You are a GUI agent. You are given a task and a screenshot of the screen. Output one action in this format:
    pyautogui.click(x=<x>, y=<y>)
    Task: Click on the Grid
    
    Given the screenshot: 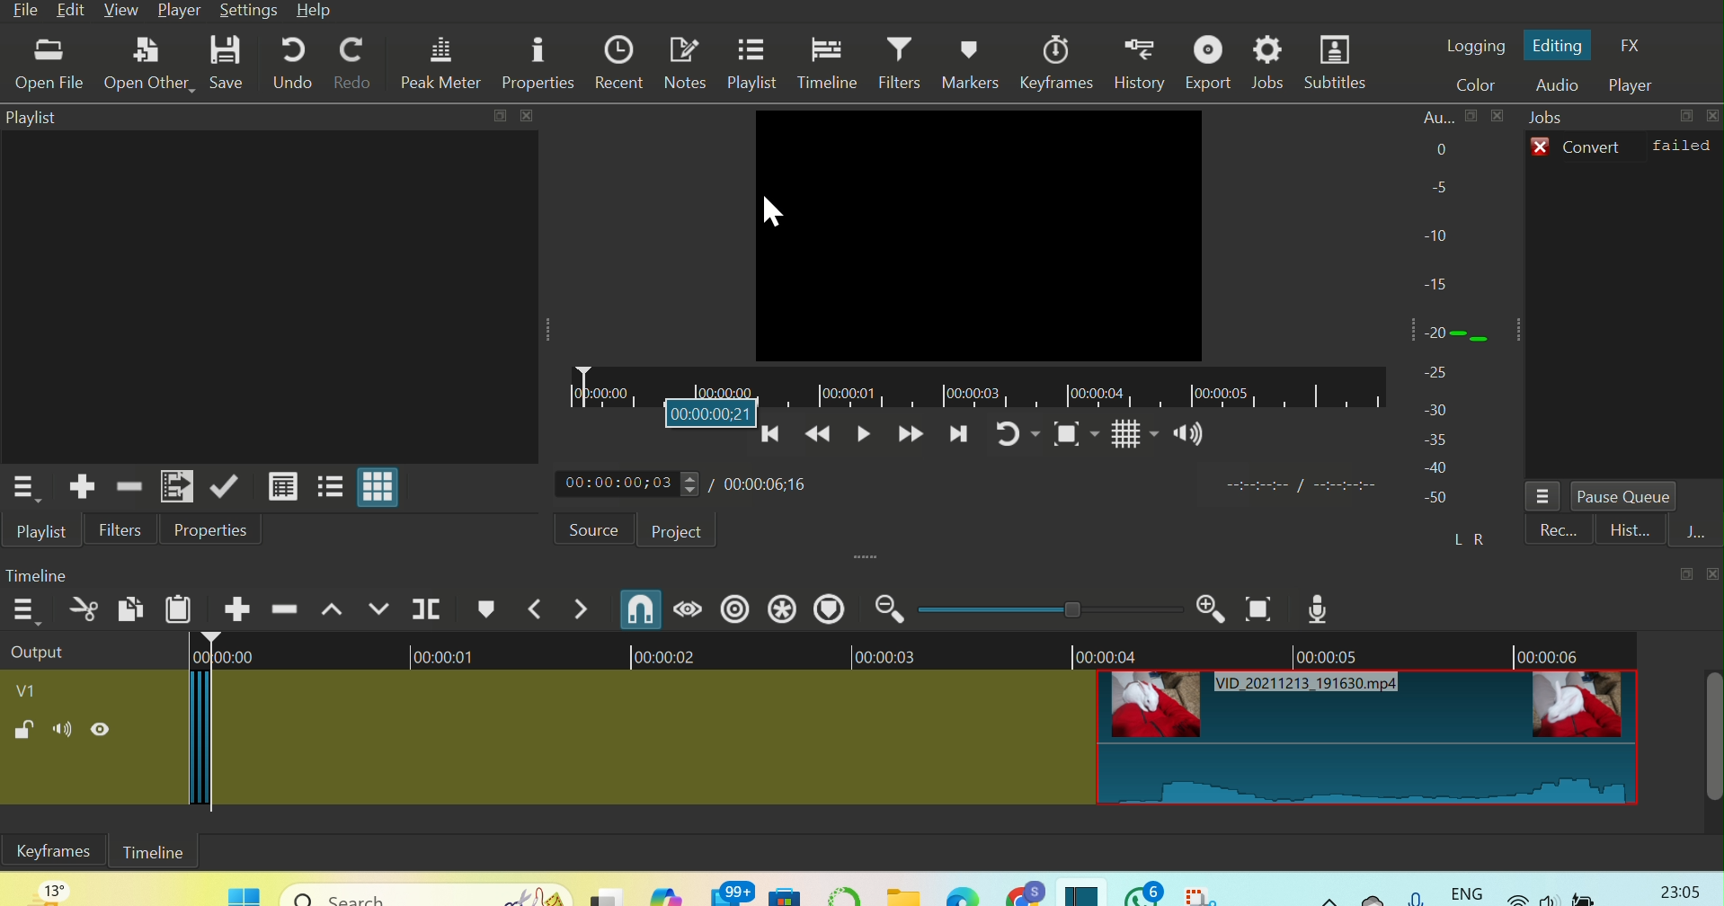 What is the action you would take?
    pyautogui.click(x=1125, y=436)
    